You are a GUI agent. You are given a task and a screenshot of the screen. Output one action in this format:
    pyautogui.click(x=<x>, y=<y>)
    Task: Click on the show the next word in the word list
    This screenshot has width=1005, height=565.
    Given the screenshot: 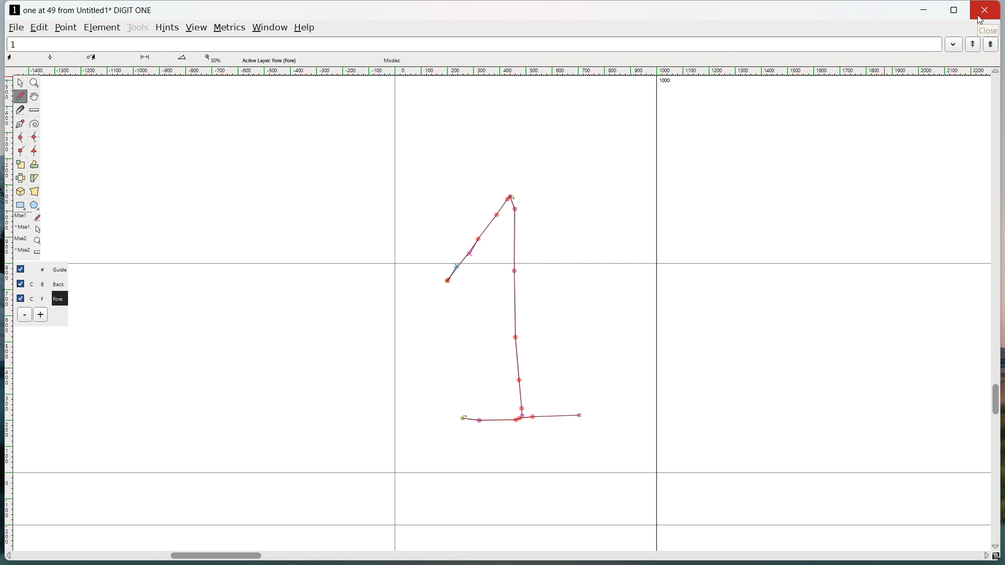 What is the action you would take?
    pyautogui.click(x=991, y=44)
    